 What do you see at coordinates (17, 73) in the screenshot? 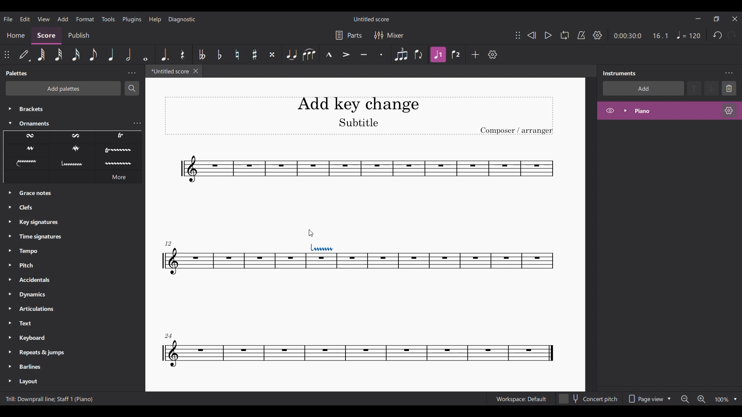
I see `Panel title` at bounding box center [17, 73].